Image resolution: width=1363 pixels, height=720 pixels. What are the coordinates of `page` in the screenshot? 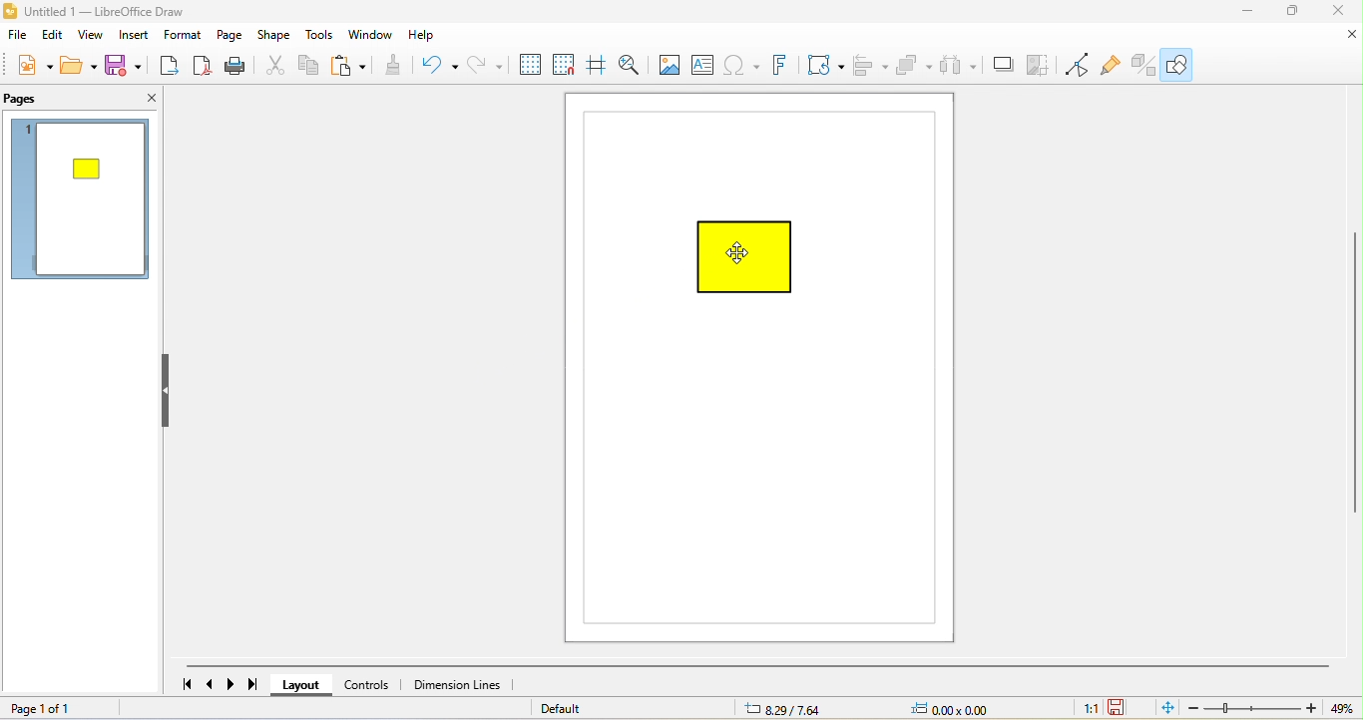 It's located at (232, 37).